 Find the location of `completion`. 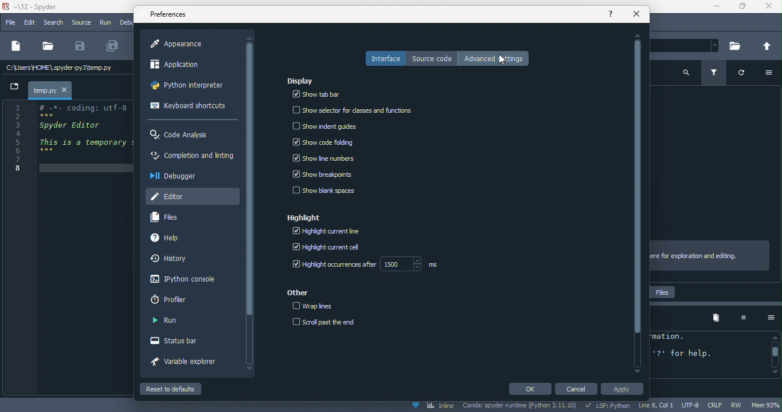

completion is located at coordinates (191, 157).